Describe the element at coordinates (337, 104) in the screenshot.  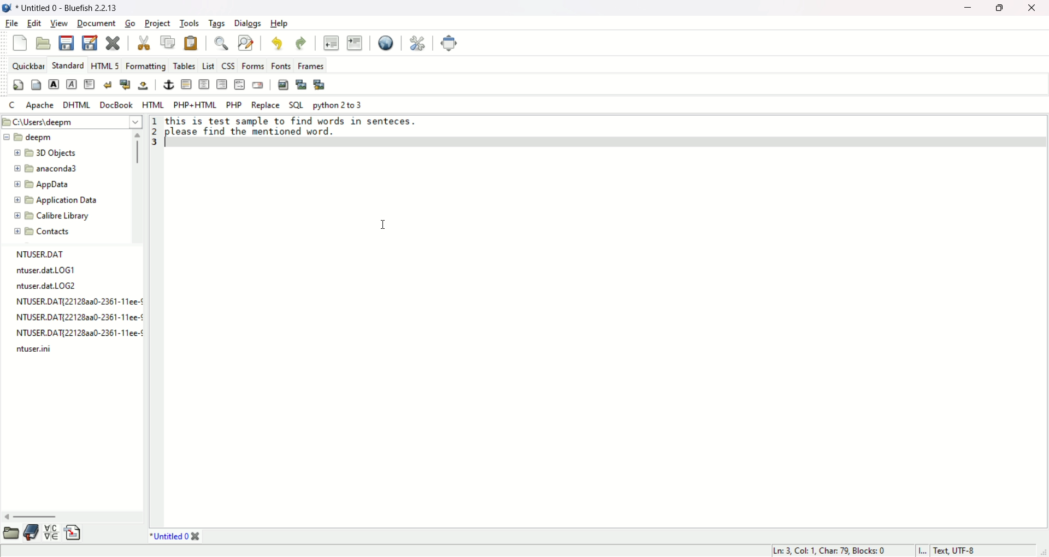
I see `python 2 to 3` at that location.